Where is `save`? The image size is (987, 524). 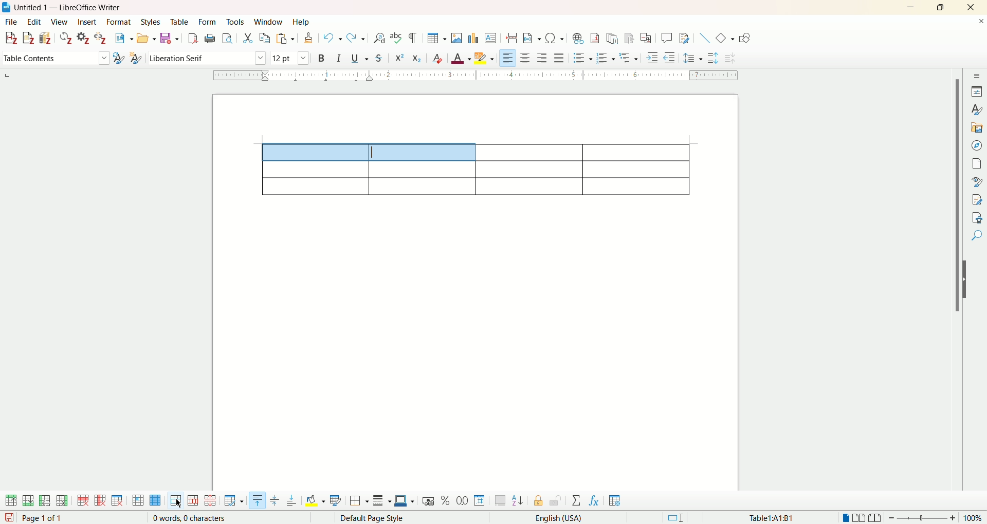
save is located at coordinates (8, 517).